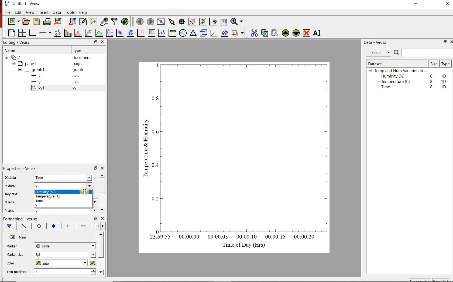 Image resolution: width=453 pixels, height=282 pixels. I want to click on Color, so click(17, 263).